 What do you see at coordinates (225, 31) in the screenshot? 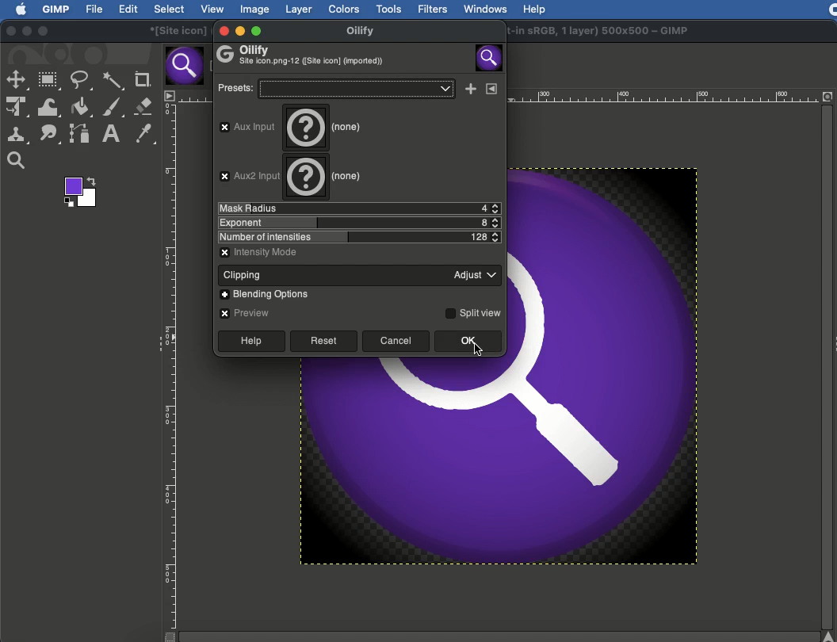
I see `Close` at bounding box center [225, 31].